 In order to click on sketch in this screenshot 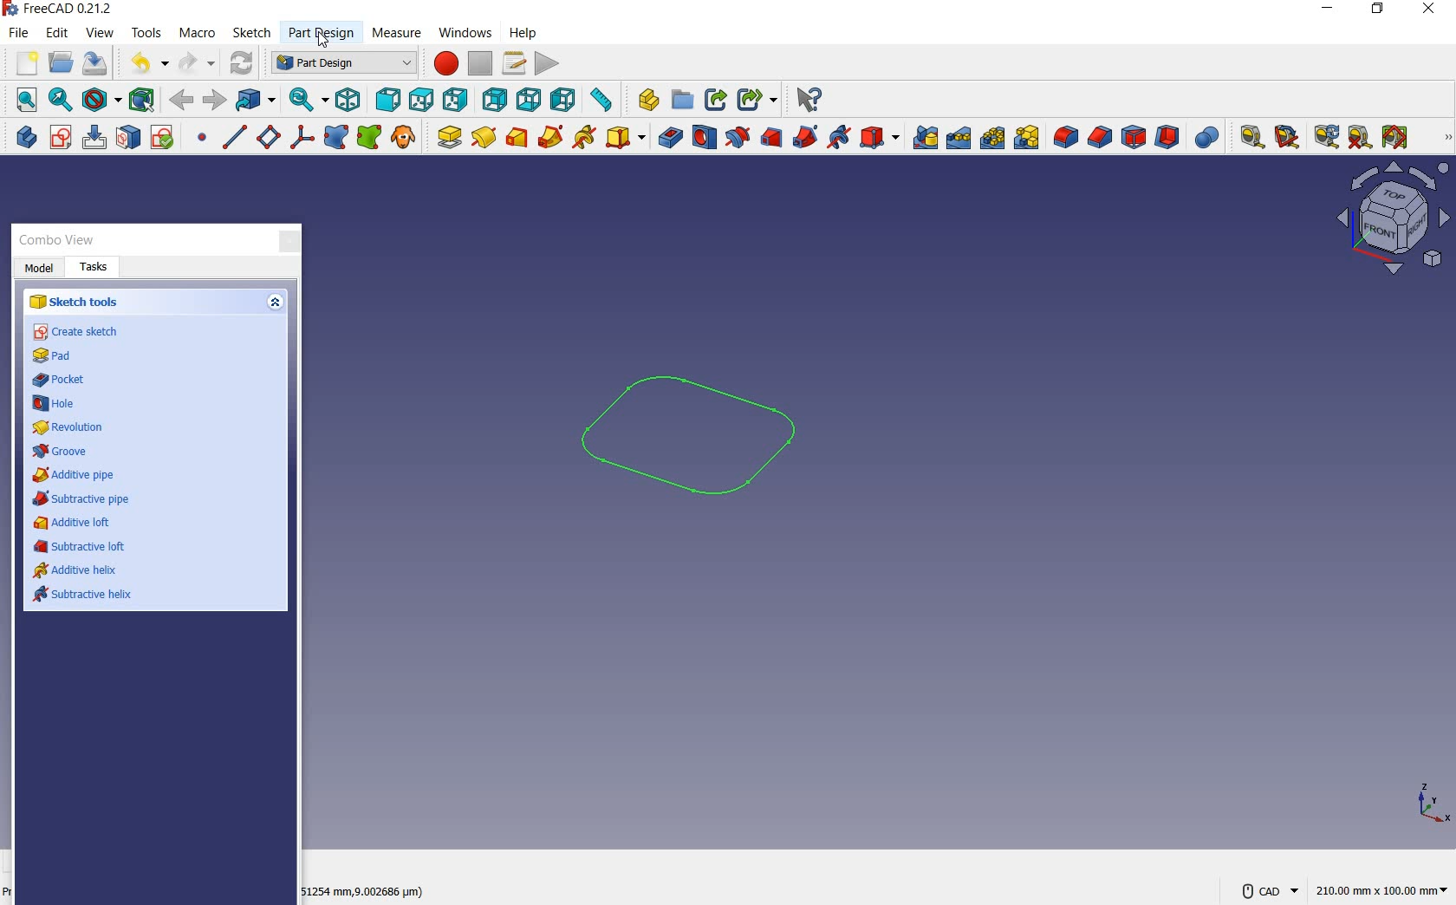, I will do `click(687, 445)`.